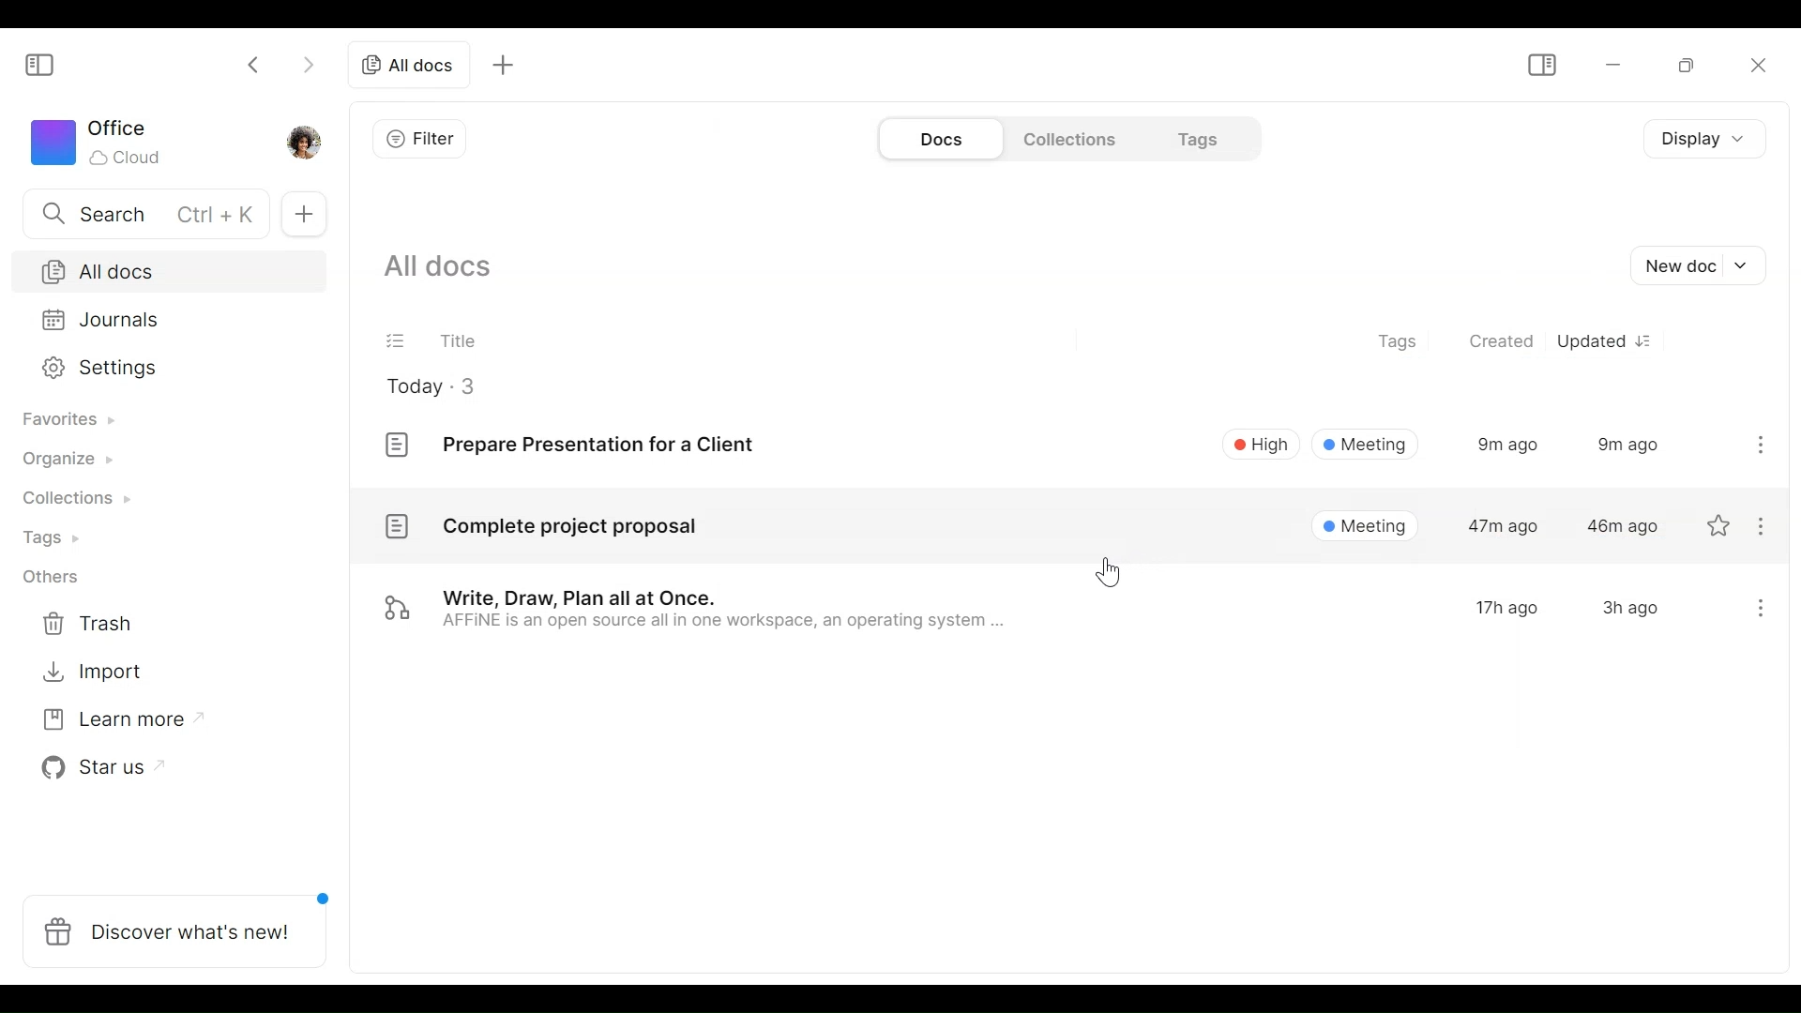 Image resolution: width=1801 pixels, height=1013 pixels. What do you see at coordinates (59, 580) in the screenshot?
I see `Others` at bounding box center [59, 580].